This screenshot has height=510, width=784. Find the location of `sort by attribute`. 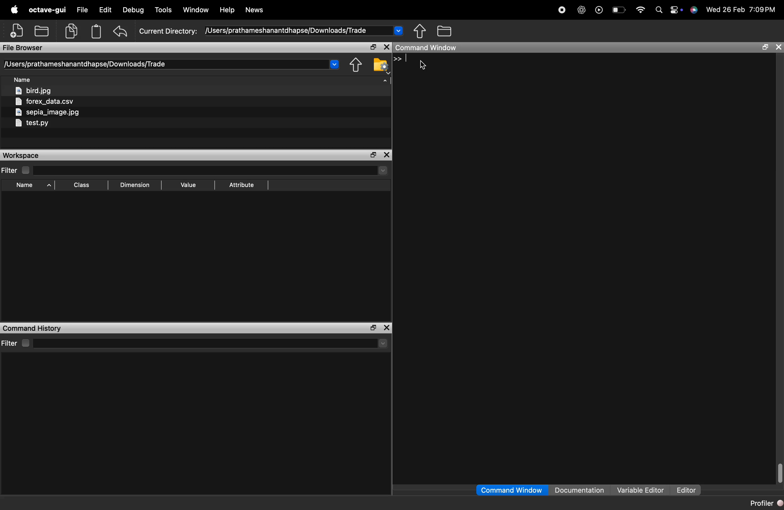

sort by attribute is located at coordinates (243, 185).